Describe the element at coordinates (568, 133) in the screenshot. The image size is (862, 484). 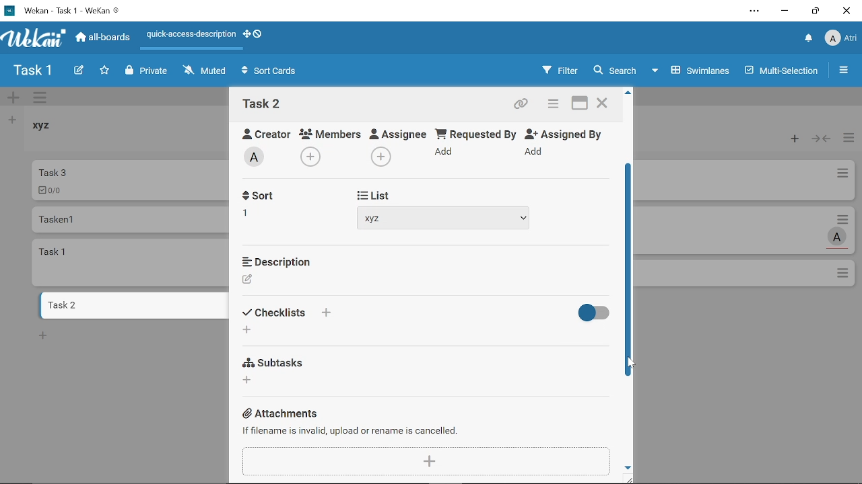
I see `Assigned By` at that location.